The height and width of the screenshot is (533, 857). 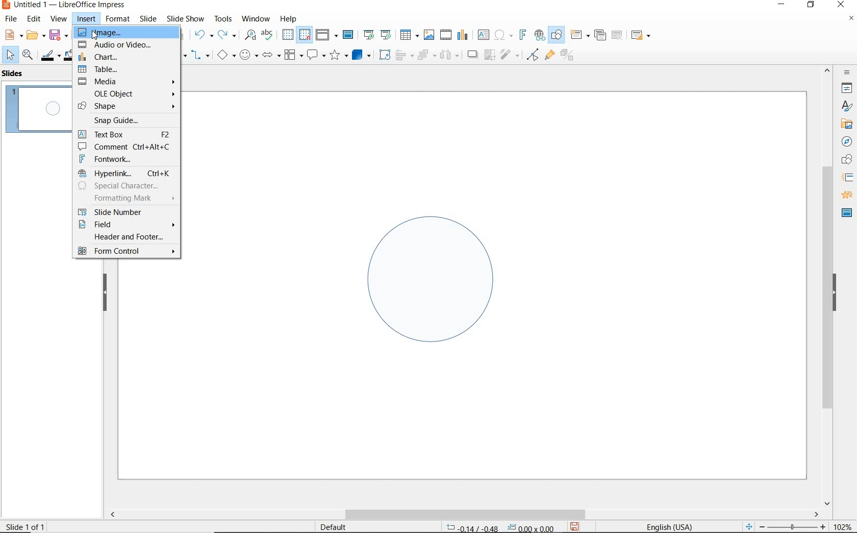 I want to click on spelling, so click(x=267, y=35).